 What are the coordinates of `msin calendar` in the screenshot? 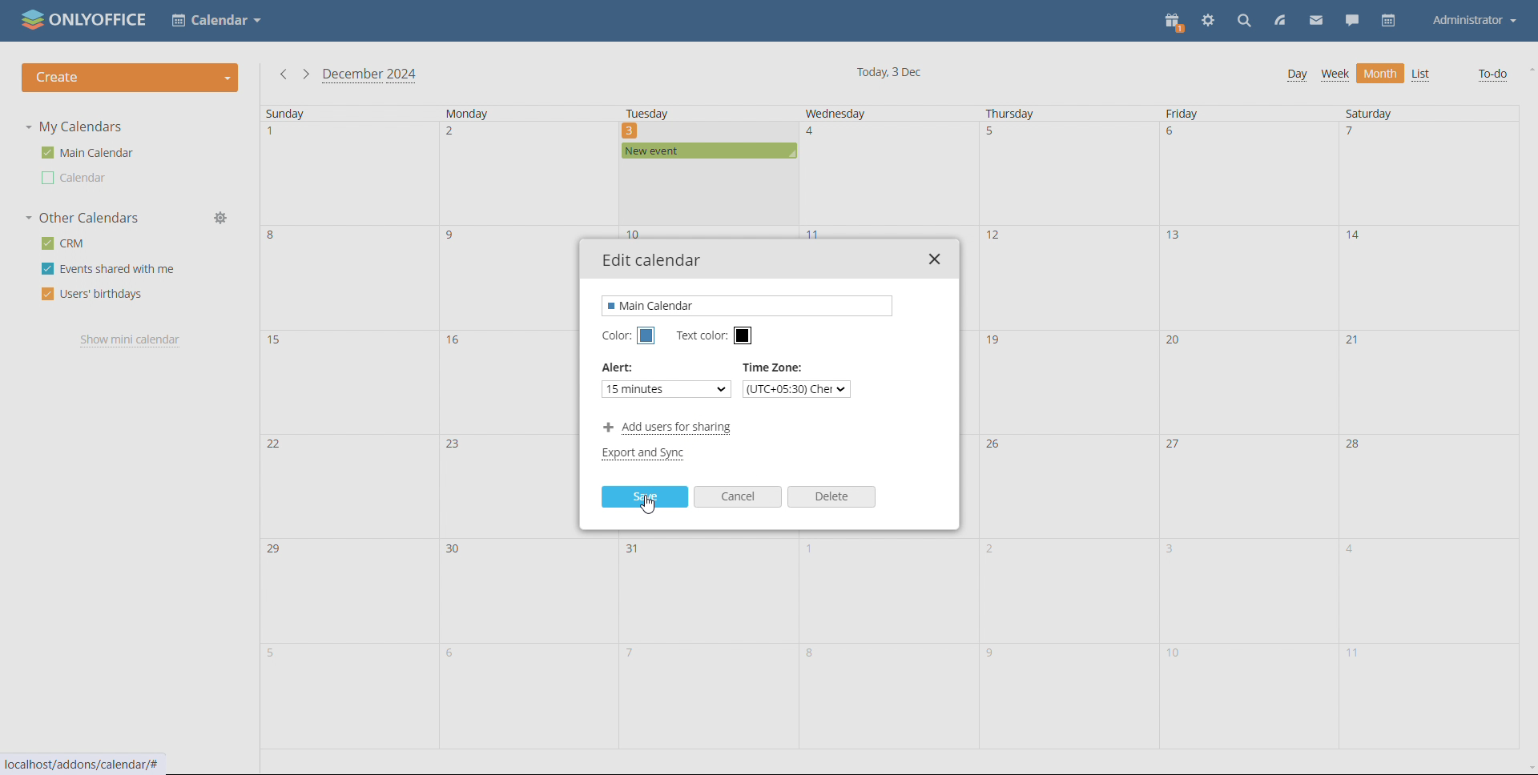 It's located at (87, 153).